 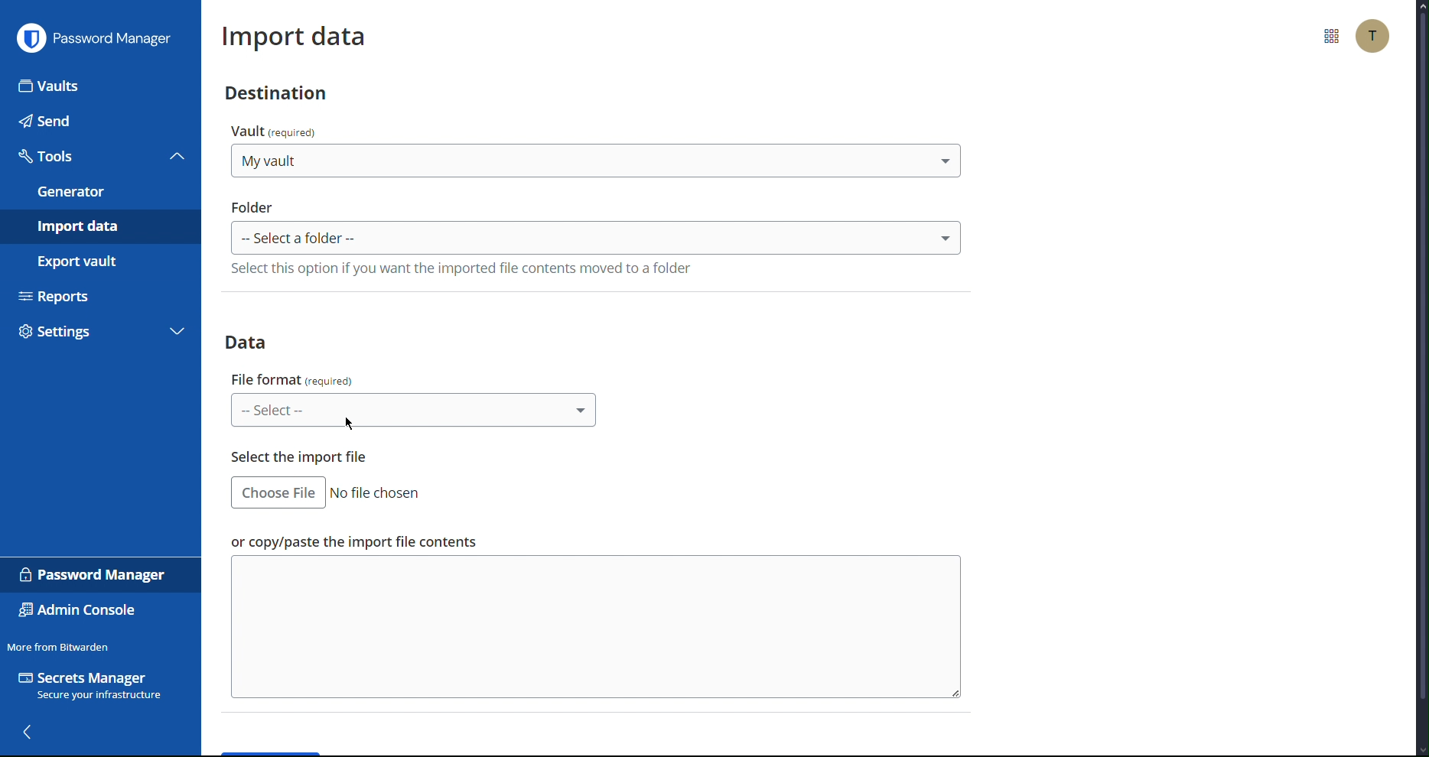 What do you see at coordinates (99, 226) in the screenshot?
I see `Import data` at bounding box center [99, 226].